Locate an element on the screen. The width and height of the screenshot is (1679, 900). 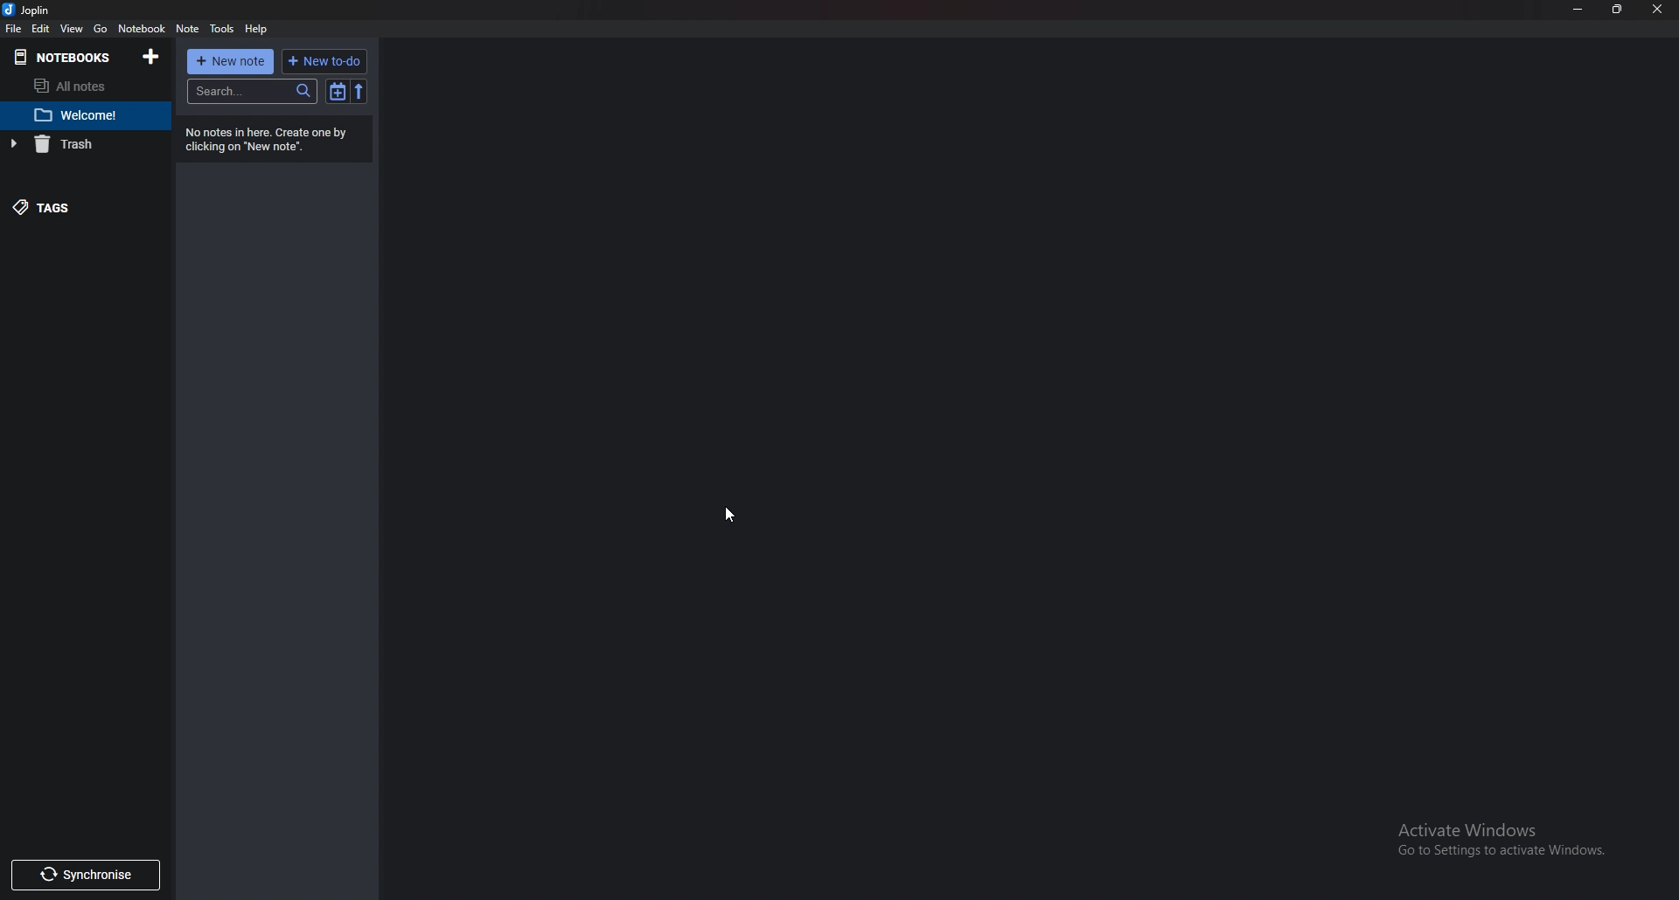
cursor is located at coordinates (729, 512).